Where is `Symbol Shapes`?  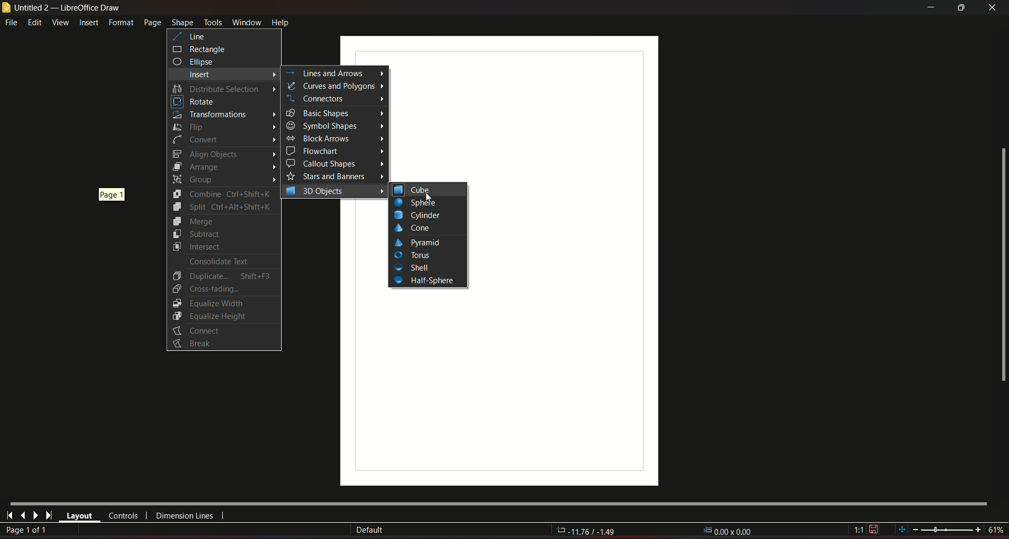
Symbol Shapes is located at coordinates (322, 126).